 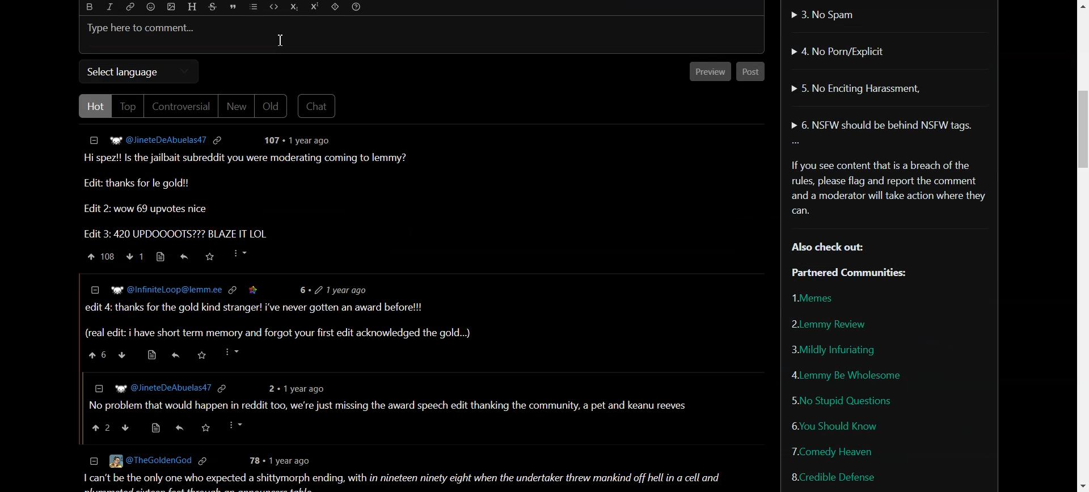 What do you see at coordinates (839, 52) in the screenshot?
I see `No Porn/Explicit` at bounding box center [839, 52].